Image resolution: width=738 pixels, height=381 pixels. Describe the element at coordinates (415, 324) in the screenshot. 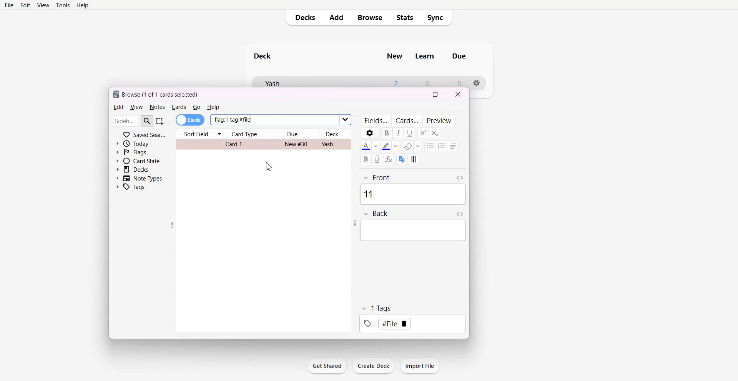

I see `Tag` at that location.